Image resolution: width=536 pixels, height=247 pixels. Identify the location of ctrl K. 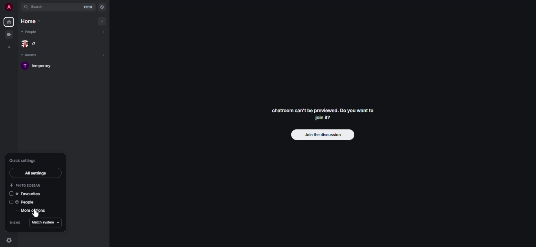
(86, 7).